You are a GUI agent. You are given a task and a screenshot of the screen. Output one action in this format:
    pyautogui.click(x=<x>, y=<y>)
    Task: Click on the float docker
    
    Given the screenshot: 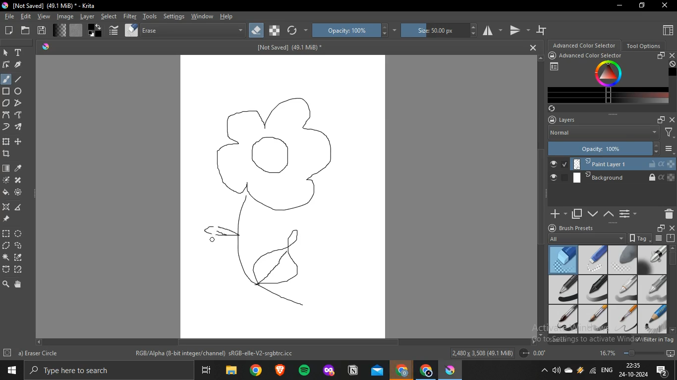 What is the action you would take?
    pyautogui.click(x=661, y=56)
    